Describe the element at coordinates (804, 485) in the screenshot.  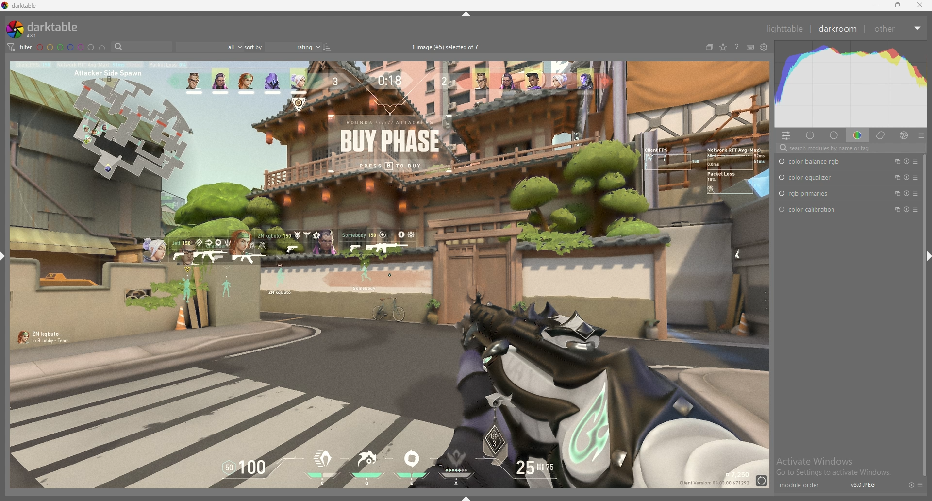
I see `module order` at that location.